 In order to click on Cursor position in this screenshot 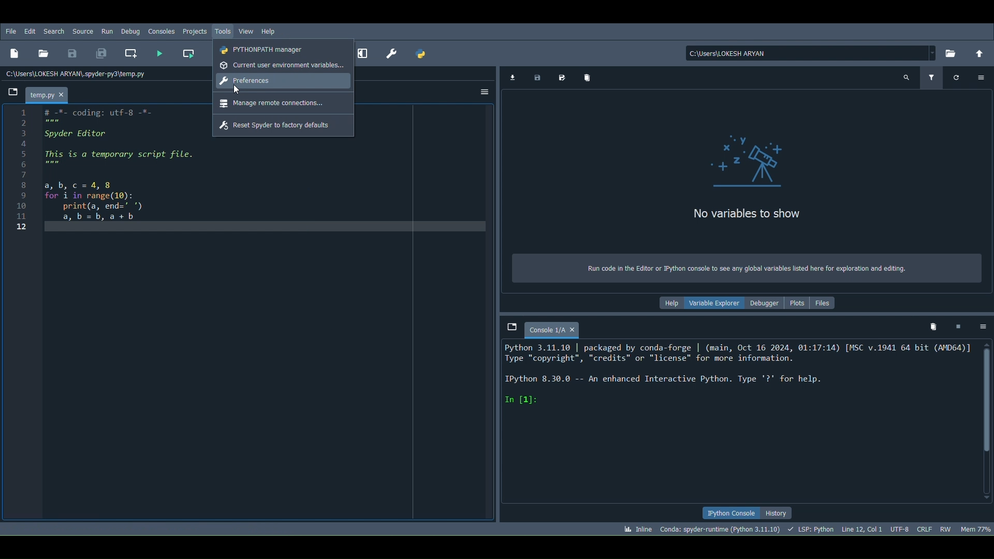, I will do `click(860, 528)`.